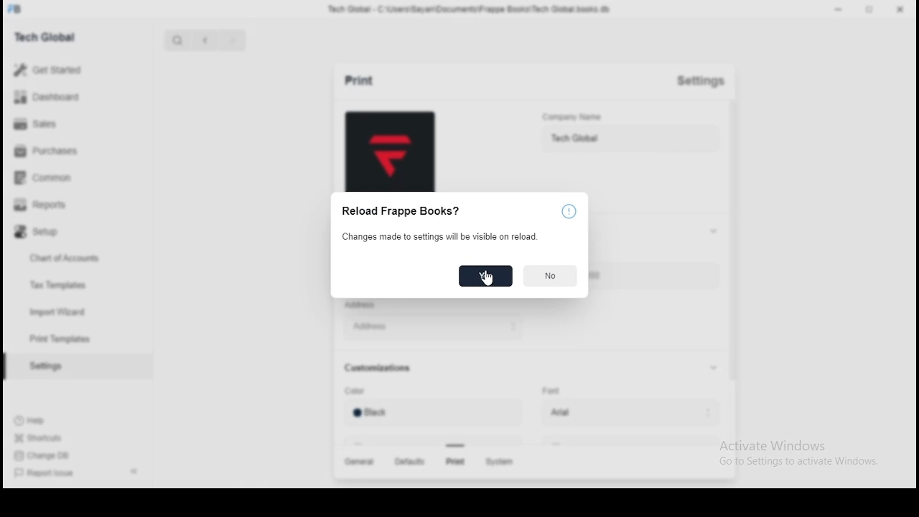 The height and width of the screenshot is (517, 919). I want to click on Print, so click(356, 80).